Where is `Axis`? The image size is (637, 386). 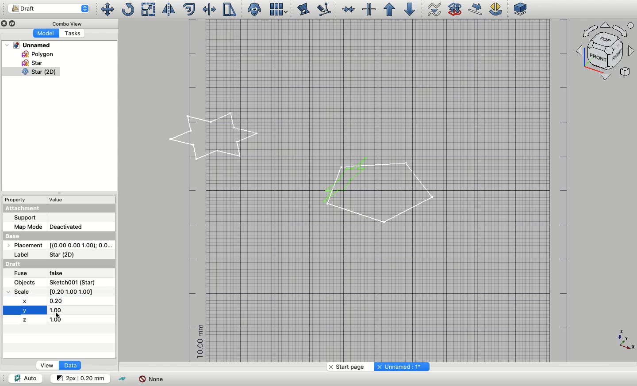 Axis is located at coordinates (626, 340).